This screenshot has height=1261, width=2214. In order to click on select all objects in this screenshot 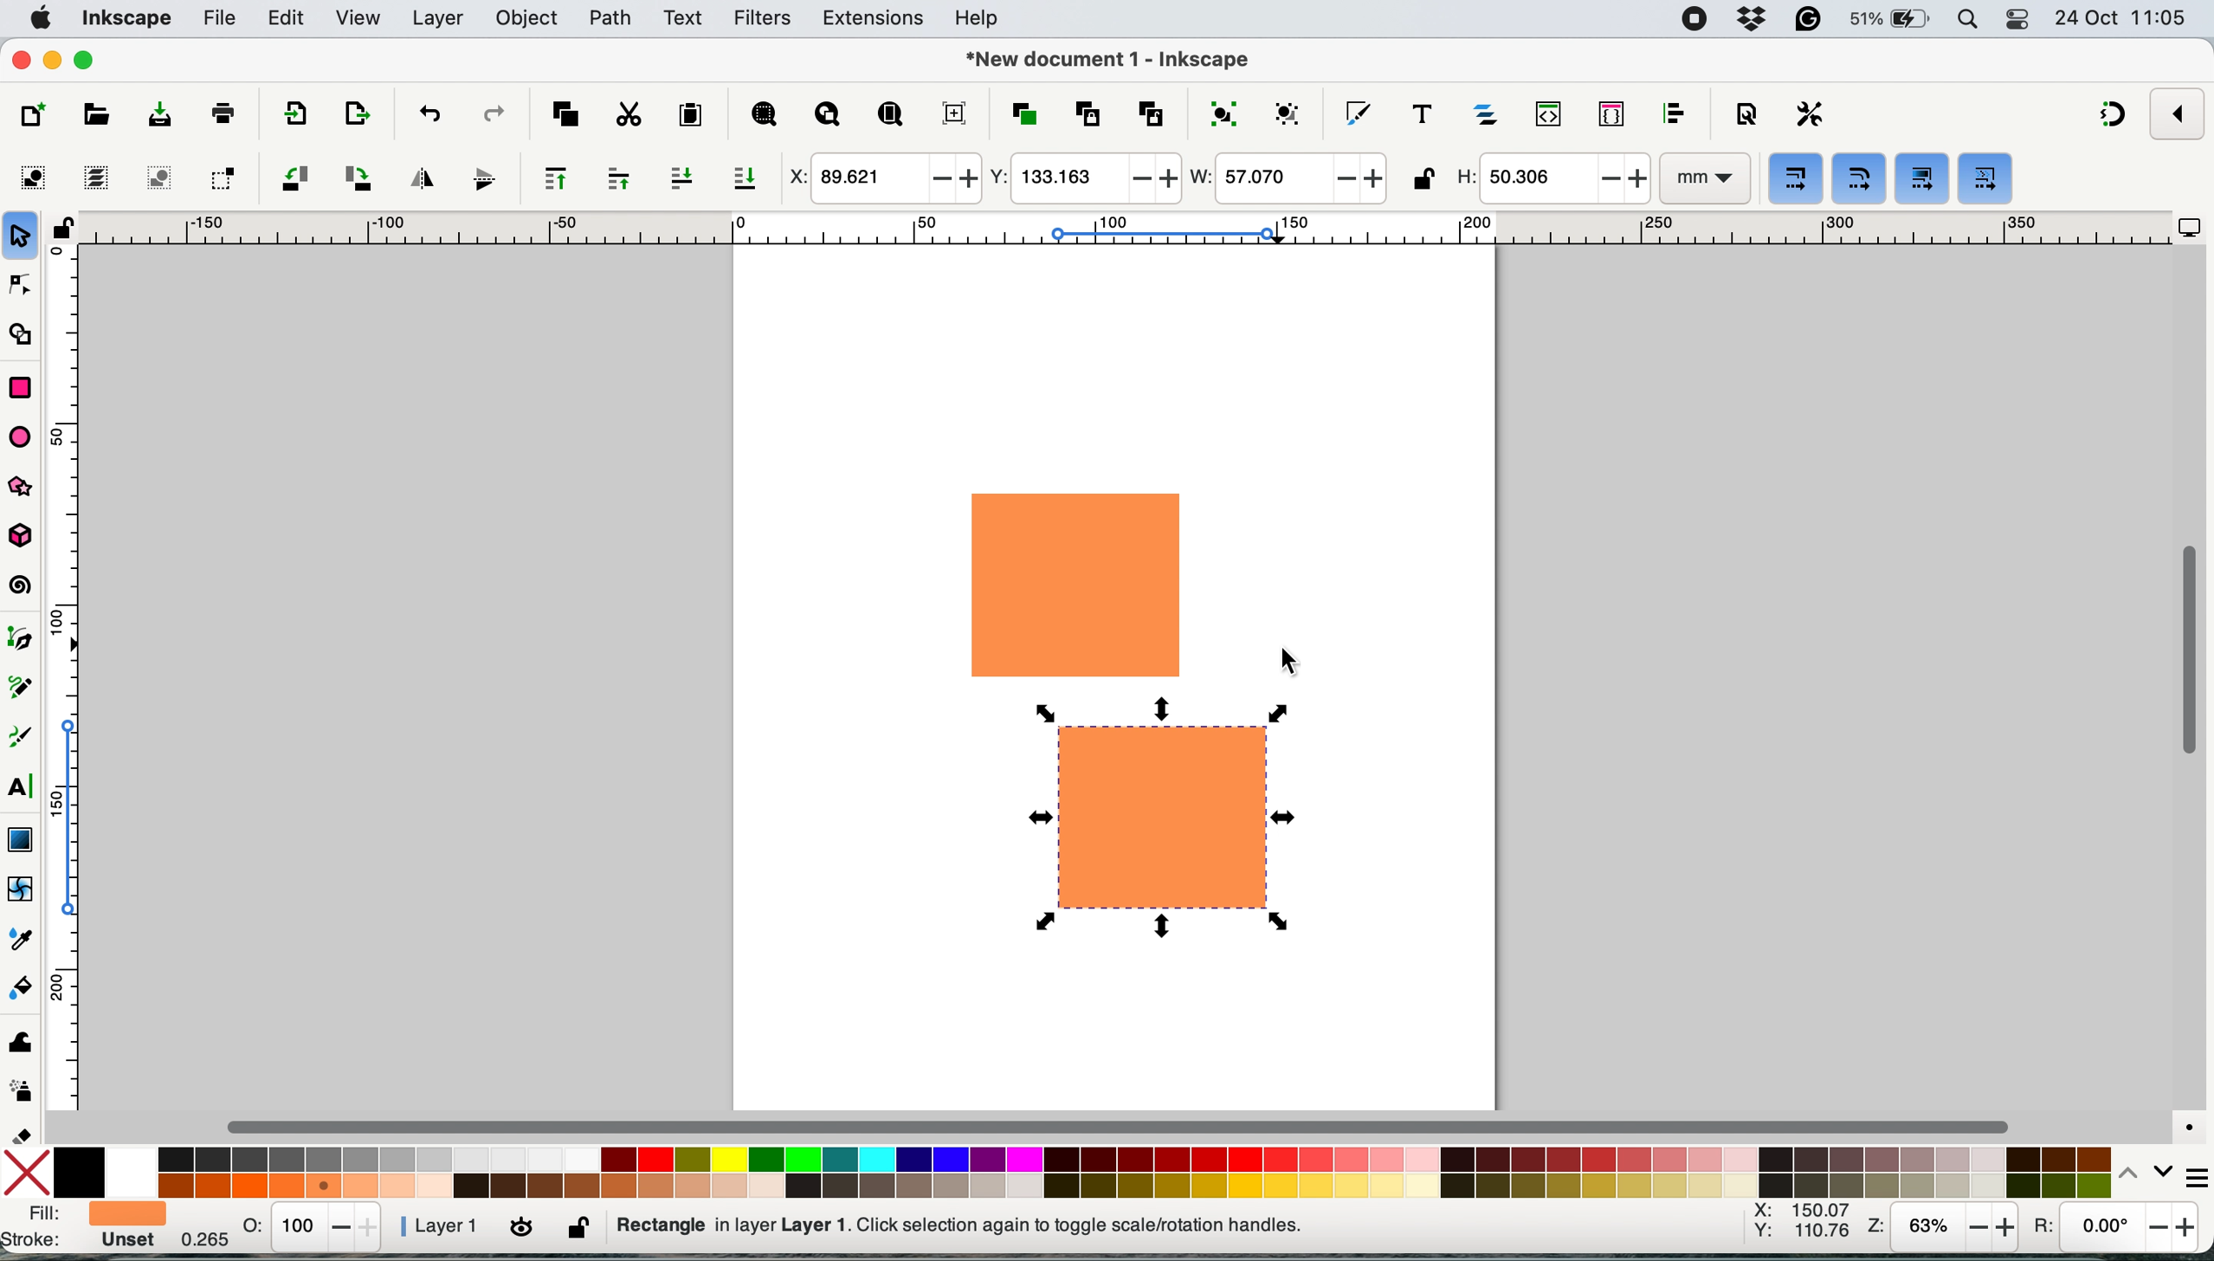, I will do `click(38, 178)`.